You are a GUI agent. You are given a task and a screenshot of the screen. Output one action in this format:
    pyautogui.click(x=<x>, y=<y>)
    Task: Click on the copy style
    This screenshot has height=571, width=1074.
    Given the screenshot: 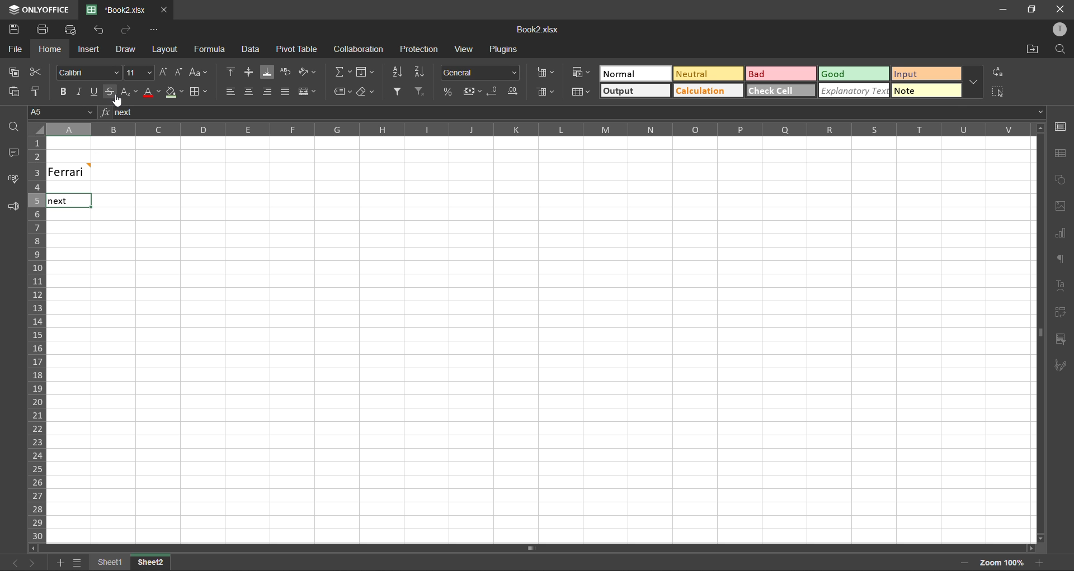 What is the action you would take?
    pyautogui.click(x=40, y=91)
    